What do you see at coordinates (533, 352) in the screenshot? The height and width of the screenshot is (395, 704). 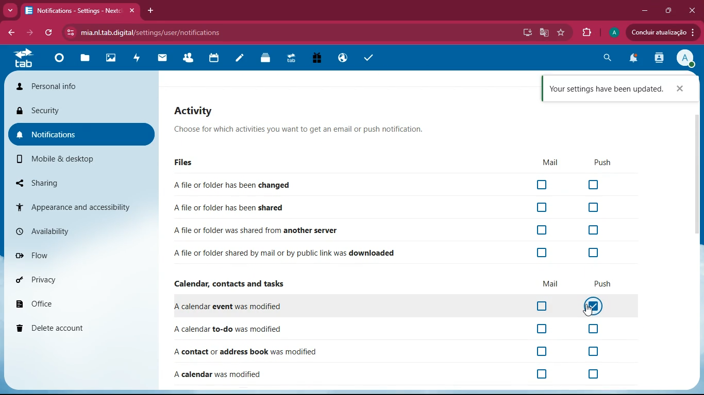 I see `off` at bounding box center [533, 352].